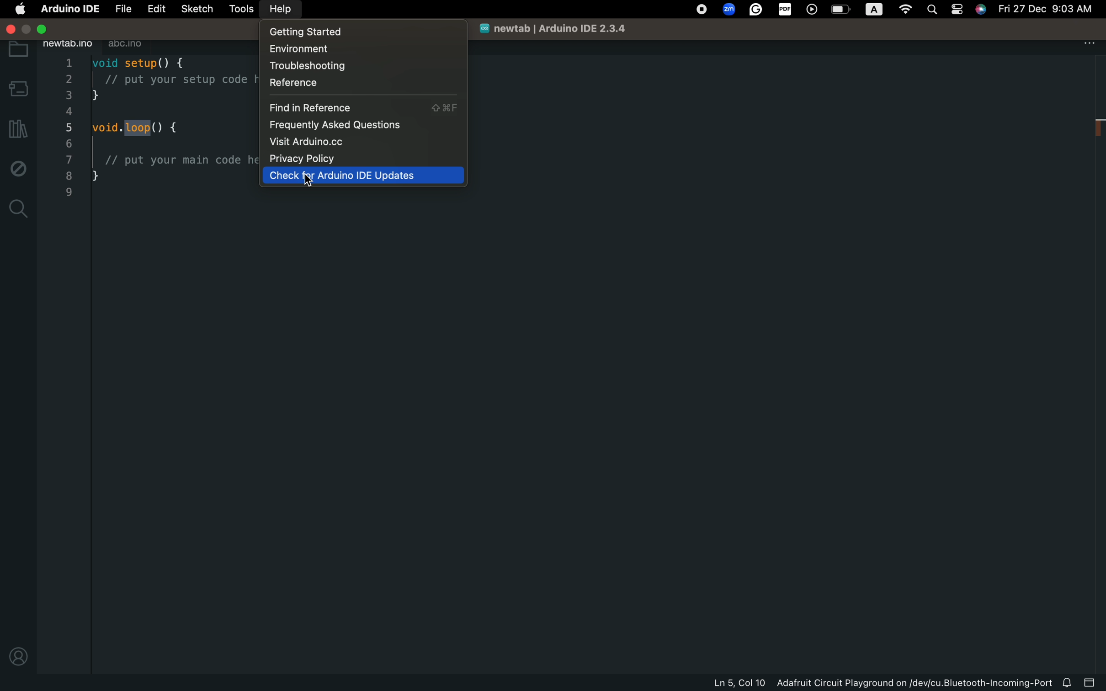 Image resolution: width=1106 pixels, height=691 pixels. I want to click on notification, so click(1068, 683).